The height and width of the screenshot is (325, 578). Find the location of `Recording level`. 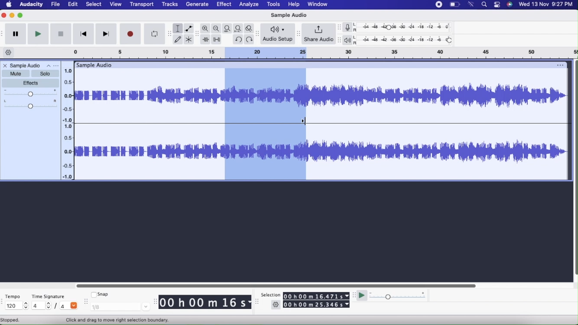

Recording level is located at coordinates (406, 28).